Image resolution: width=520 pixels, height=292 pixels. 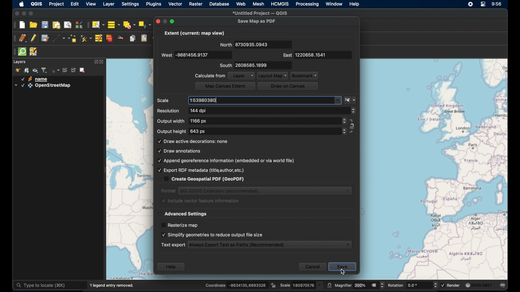 I want to click on project toolbar, so click(x=14, y=25).